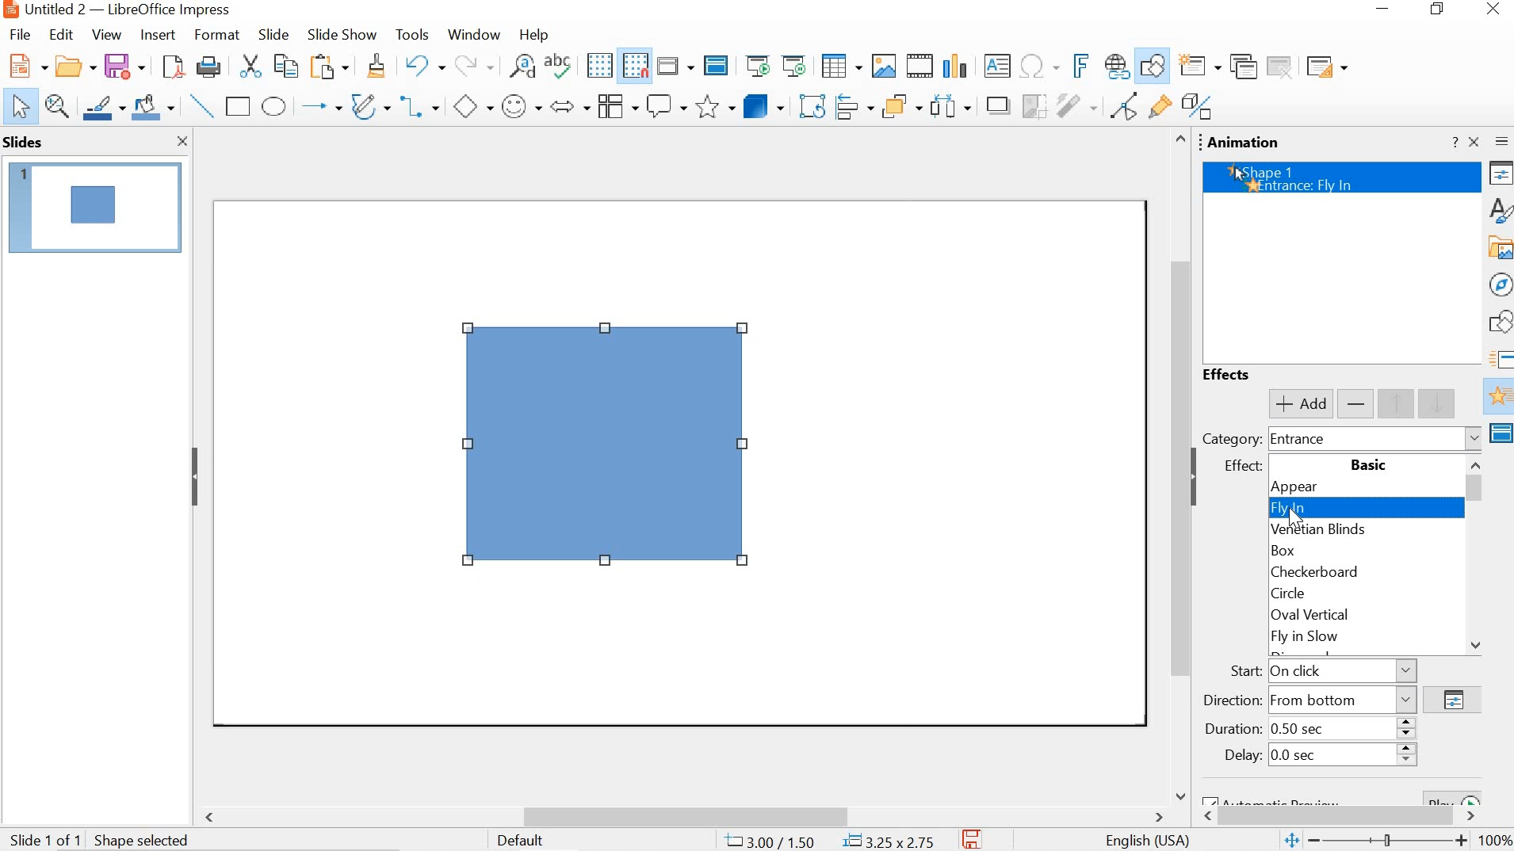 Image resolution: width=1514 pixels, height=851 pixels. What do you see at coordinates (426, 65) in the screenshot?
I see `undo` at bounding box center [426, 65].